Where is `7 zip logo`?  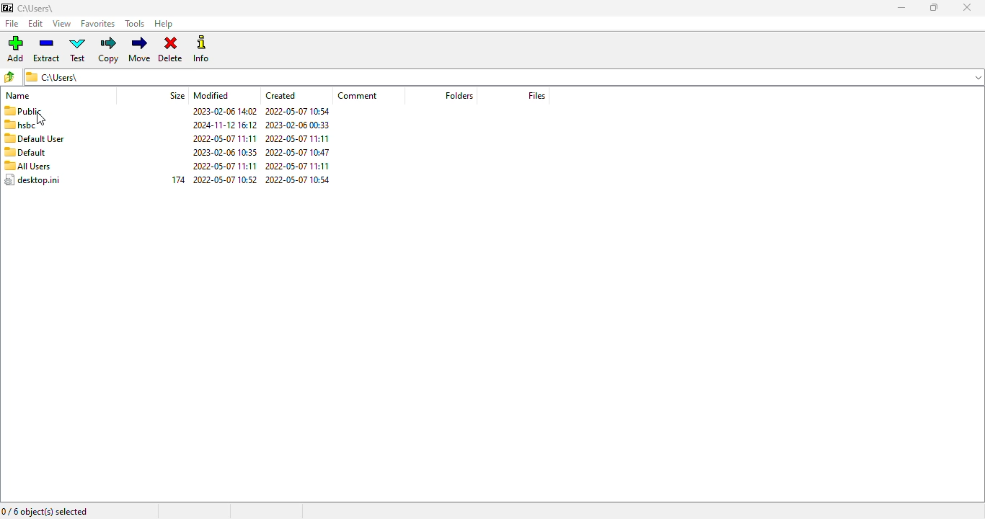 7 zip logo is located at coordinates (8, 9).